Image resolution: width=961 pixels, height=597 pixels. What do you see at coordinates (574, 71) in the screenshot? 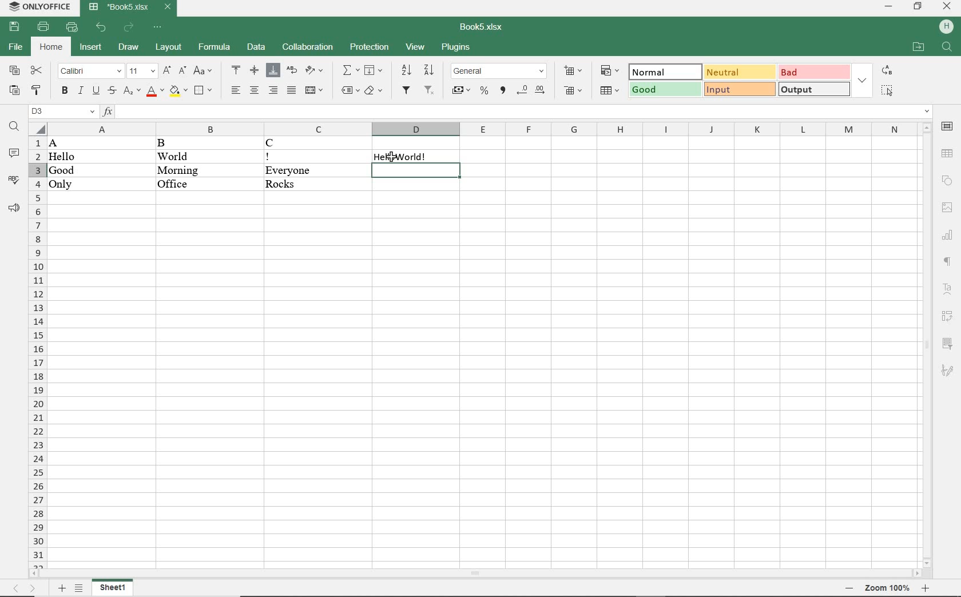
I see `INSERT CELLS` at bounding box center [574, 71].